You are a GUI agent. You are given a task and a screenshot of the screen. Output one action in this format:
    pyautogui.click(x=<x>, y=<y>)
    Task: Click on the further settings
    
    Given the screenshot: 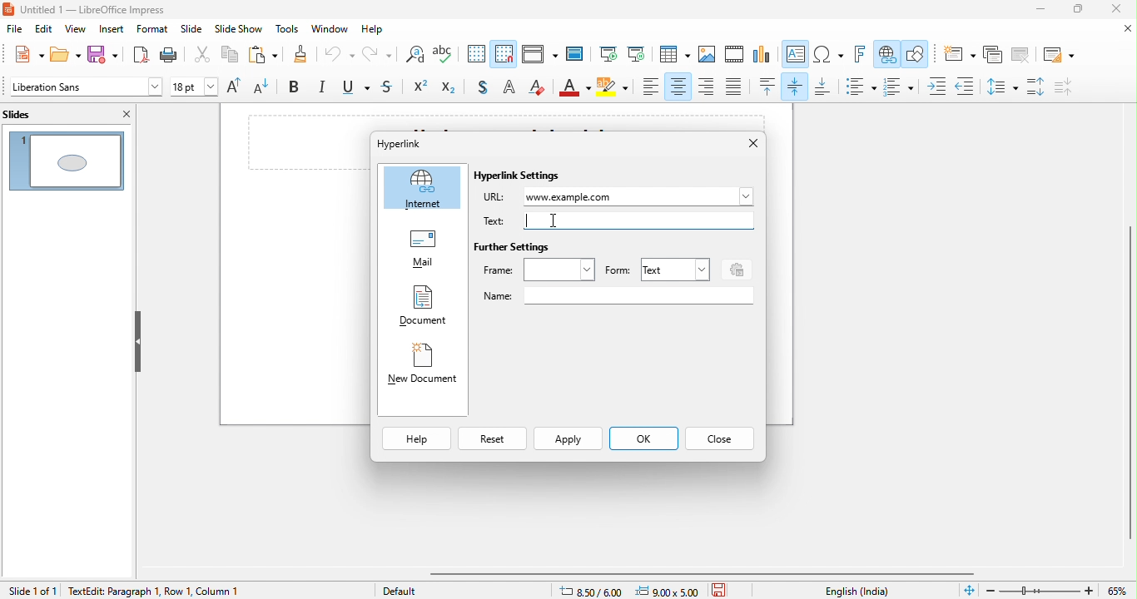 What is the action you would take?
    pyautogui.click(x=514, y=248)
    